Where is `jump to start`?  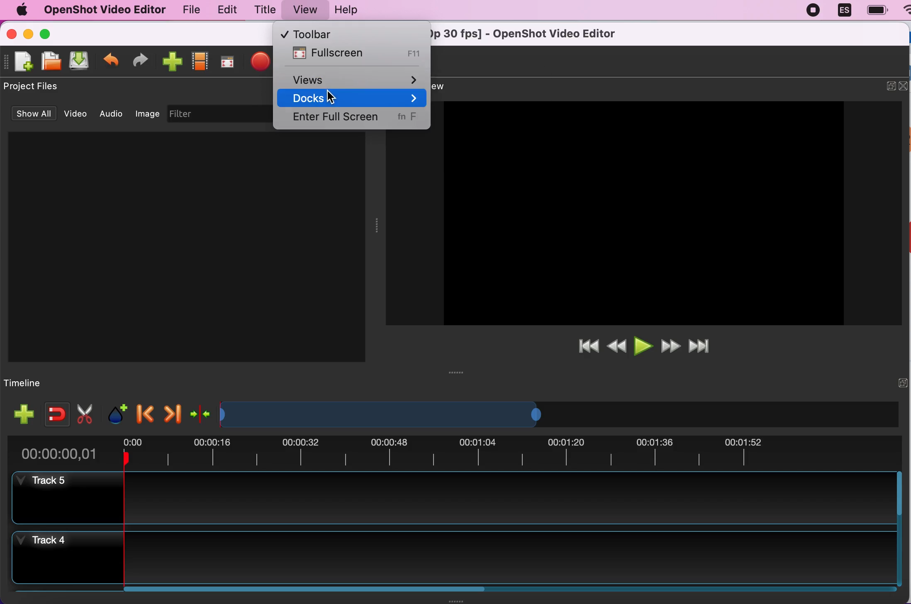
jump to start is located at coordinates (589, 346).